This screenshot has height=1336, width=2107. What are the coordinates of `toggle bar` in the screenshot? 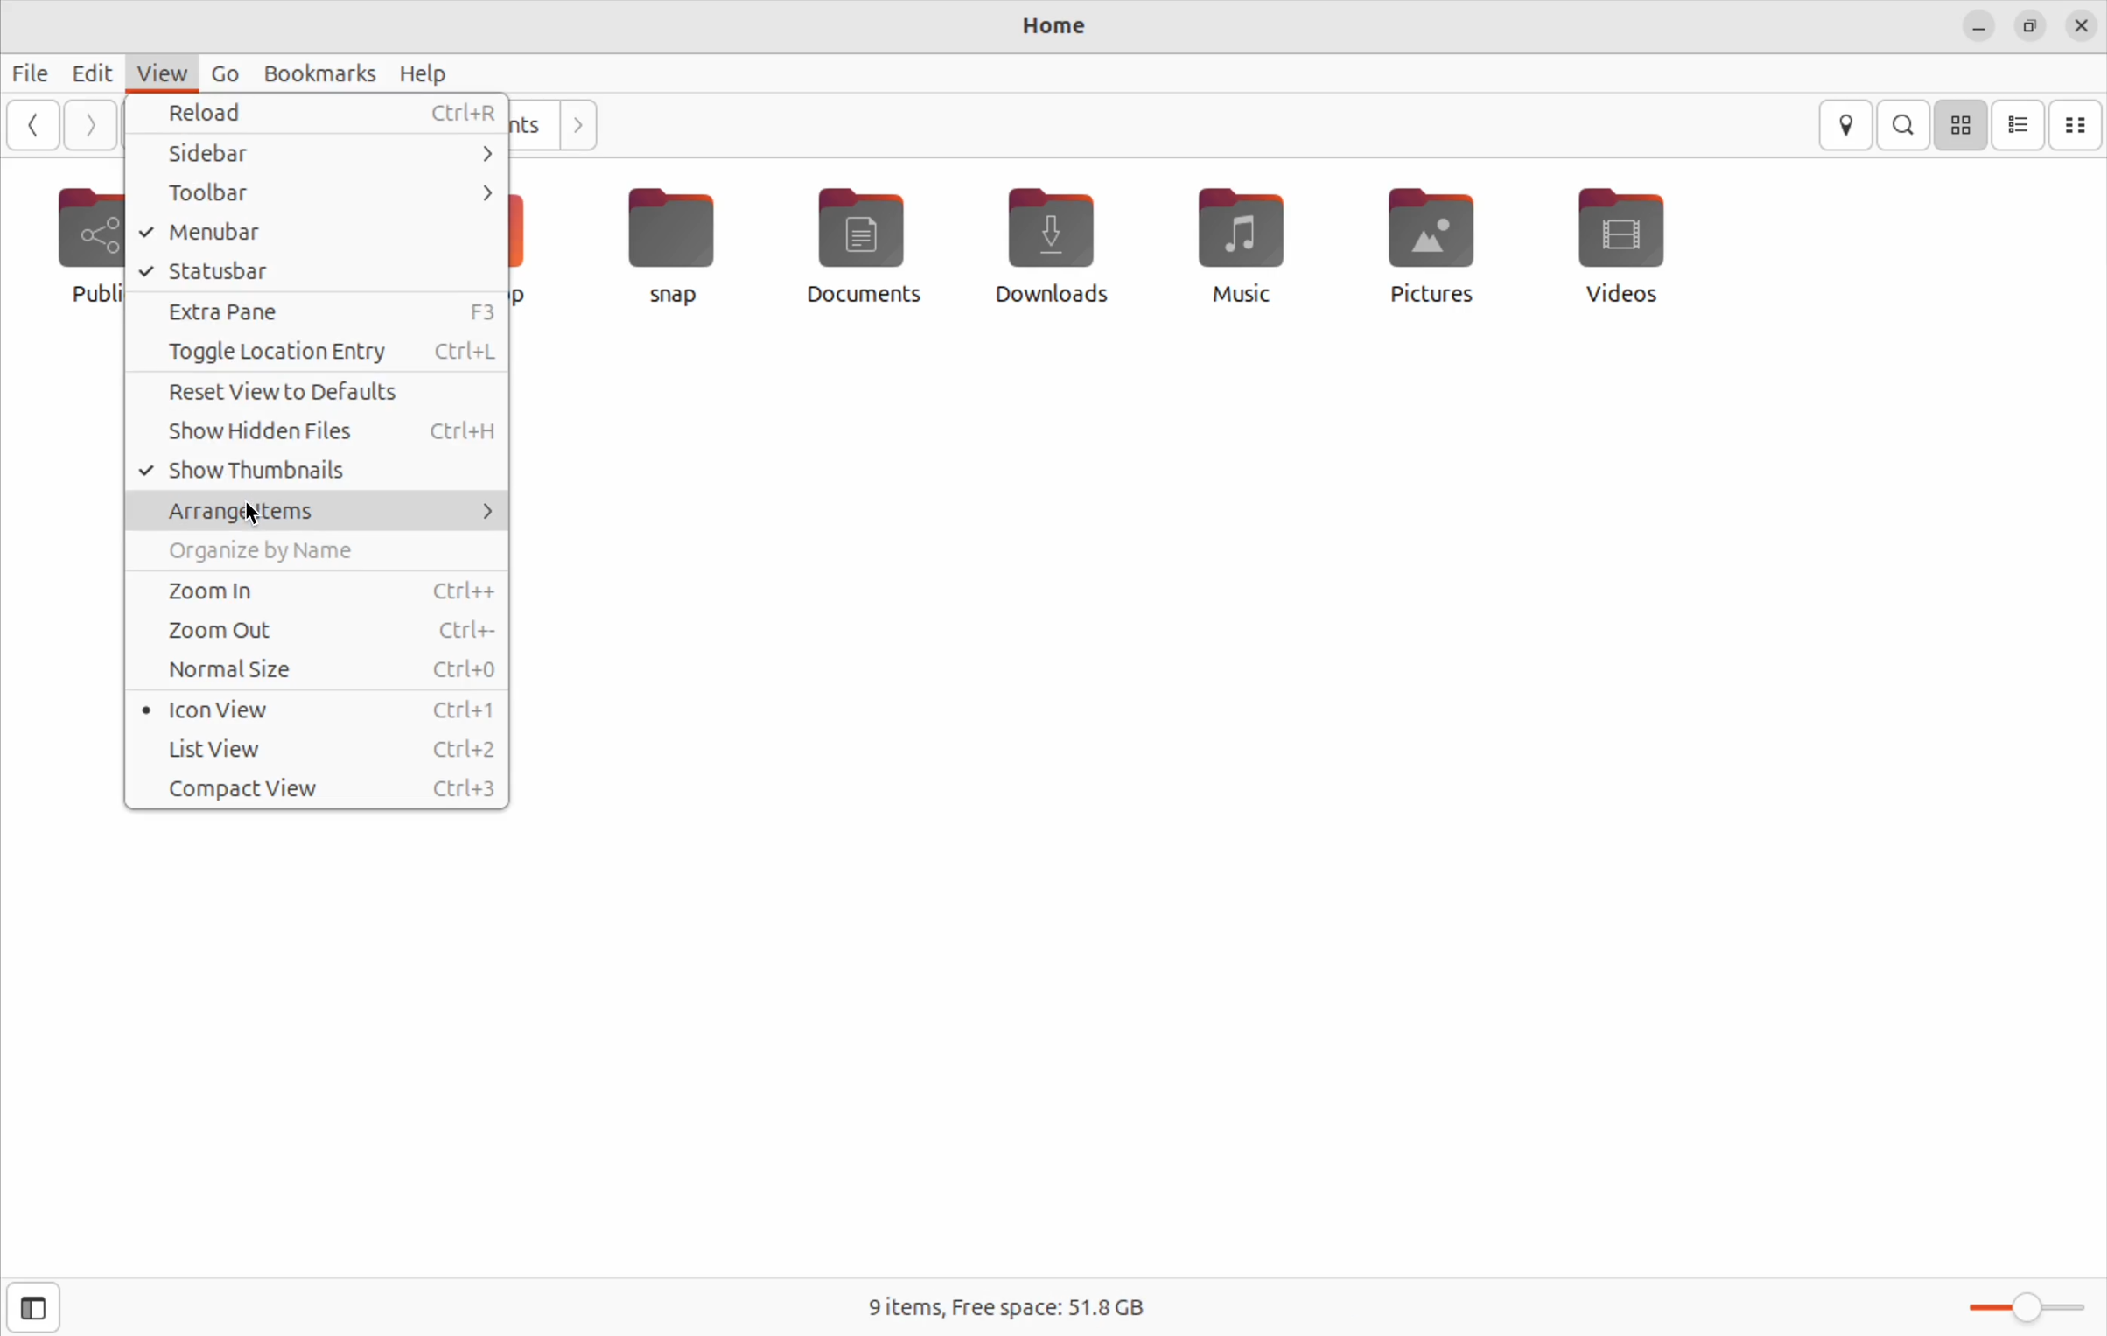 It's located at (2019, 1306).